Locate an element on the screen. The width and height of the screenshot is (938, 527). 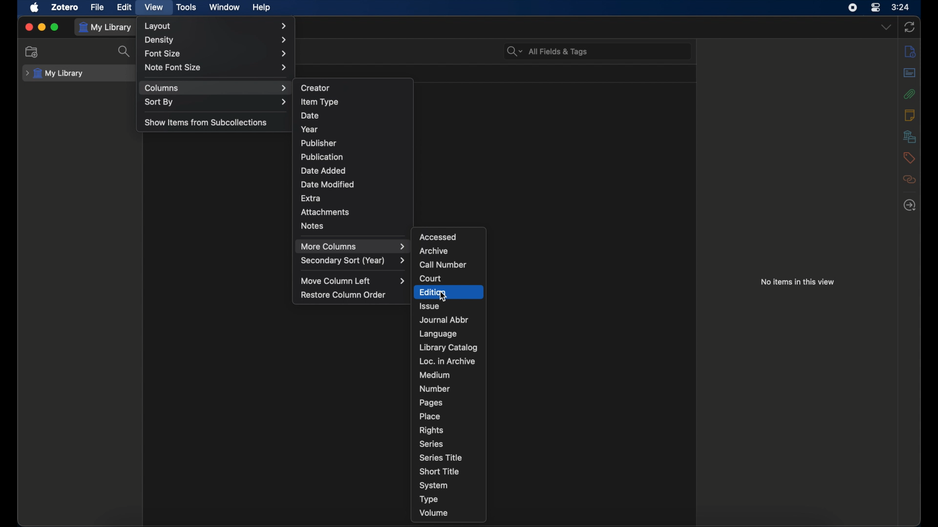
rights is located at coordinates (431, 430).